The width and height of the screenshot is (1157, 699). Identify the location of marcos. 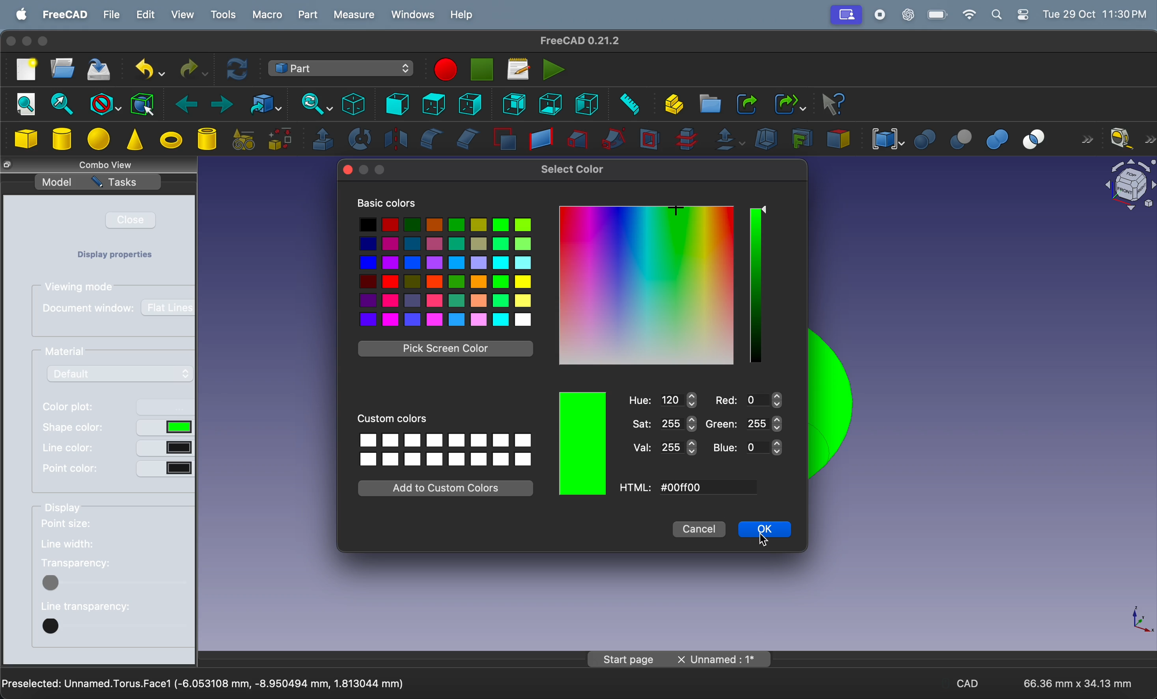
(518, 69).